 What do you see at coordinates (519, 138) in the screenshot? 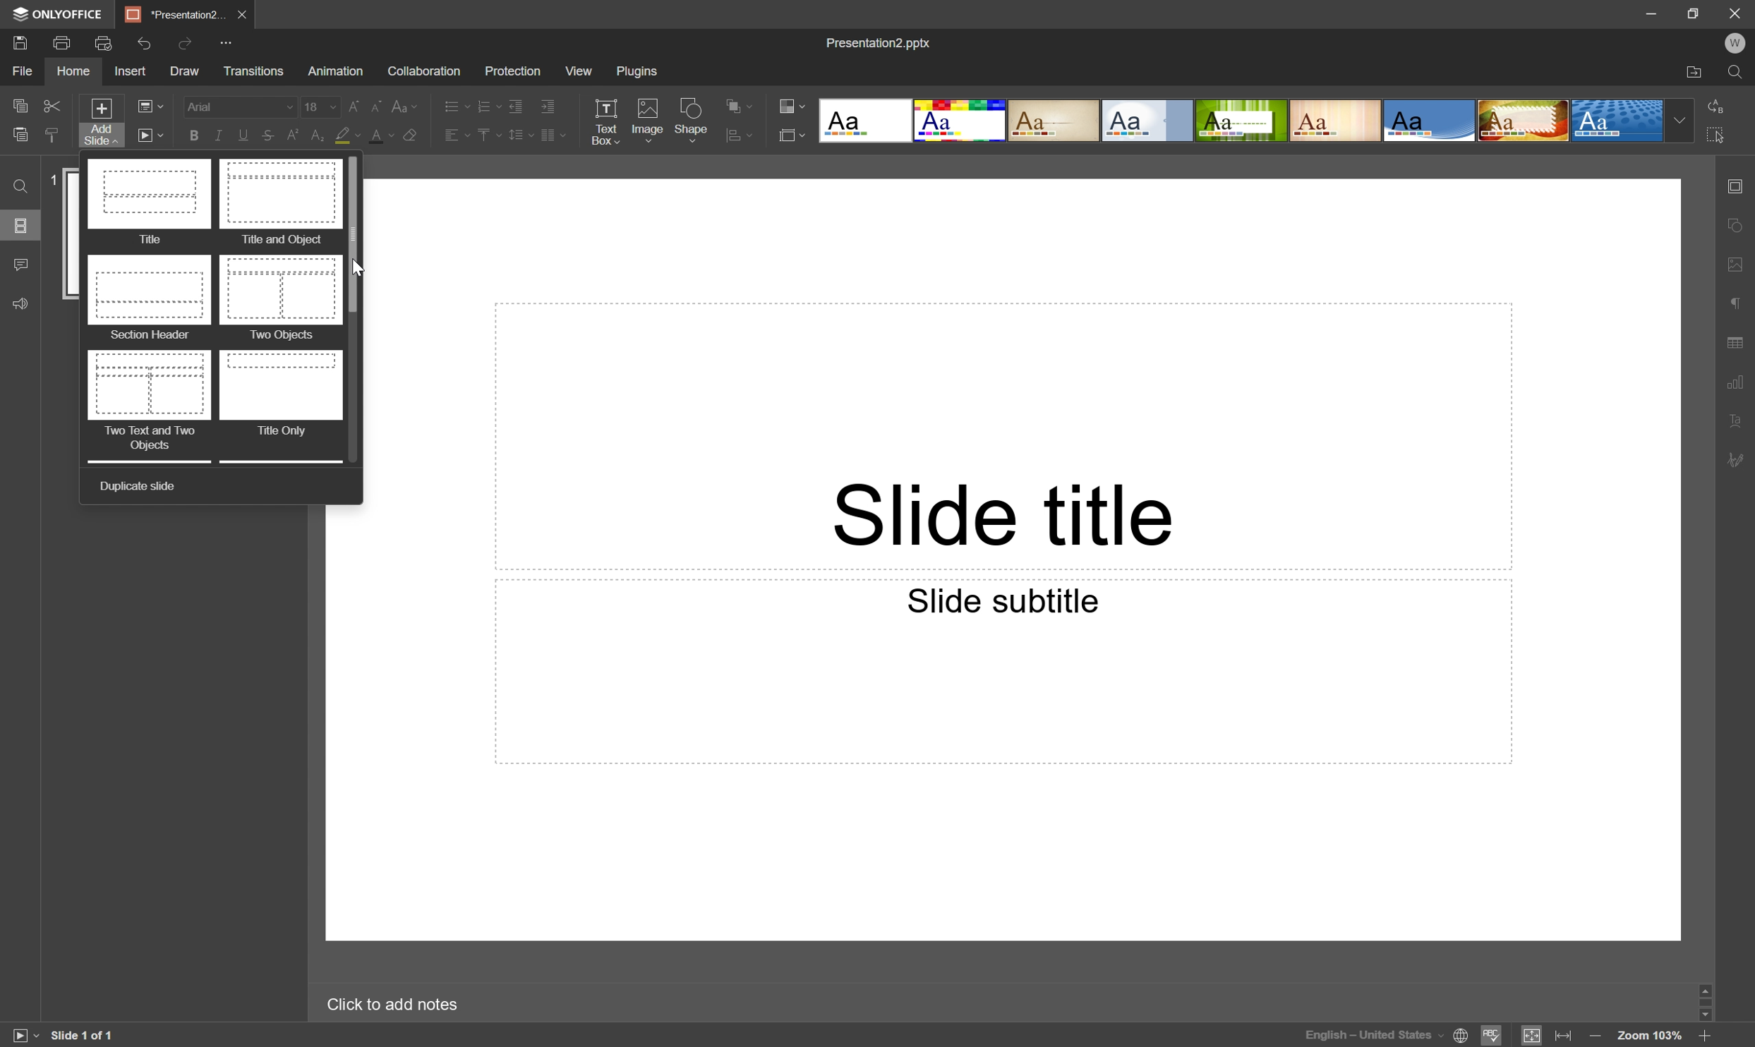
I see `Line spacing` at bounding box center [519, 138].